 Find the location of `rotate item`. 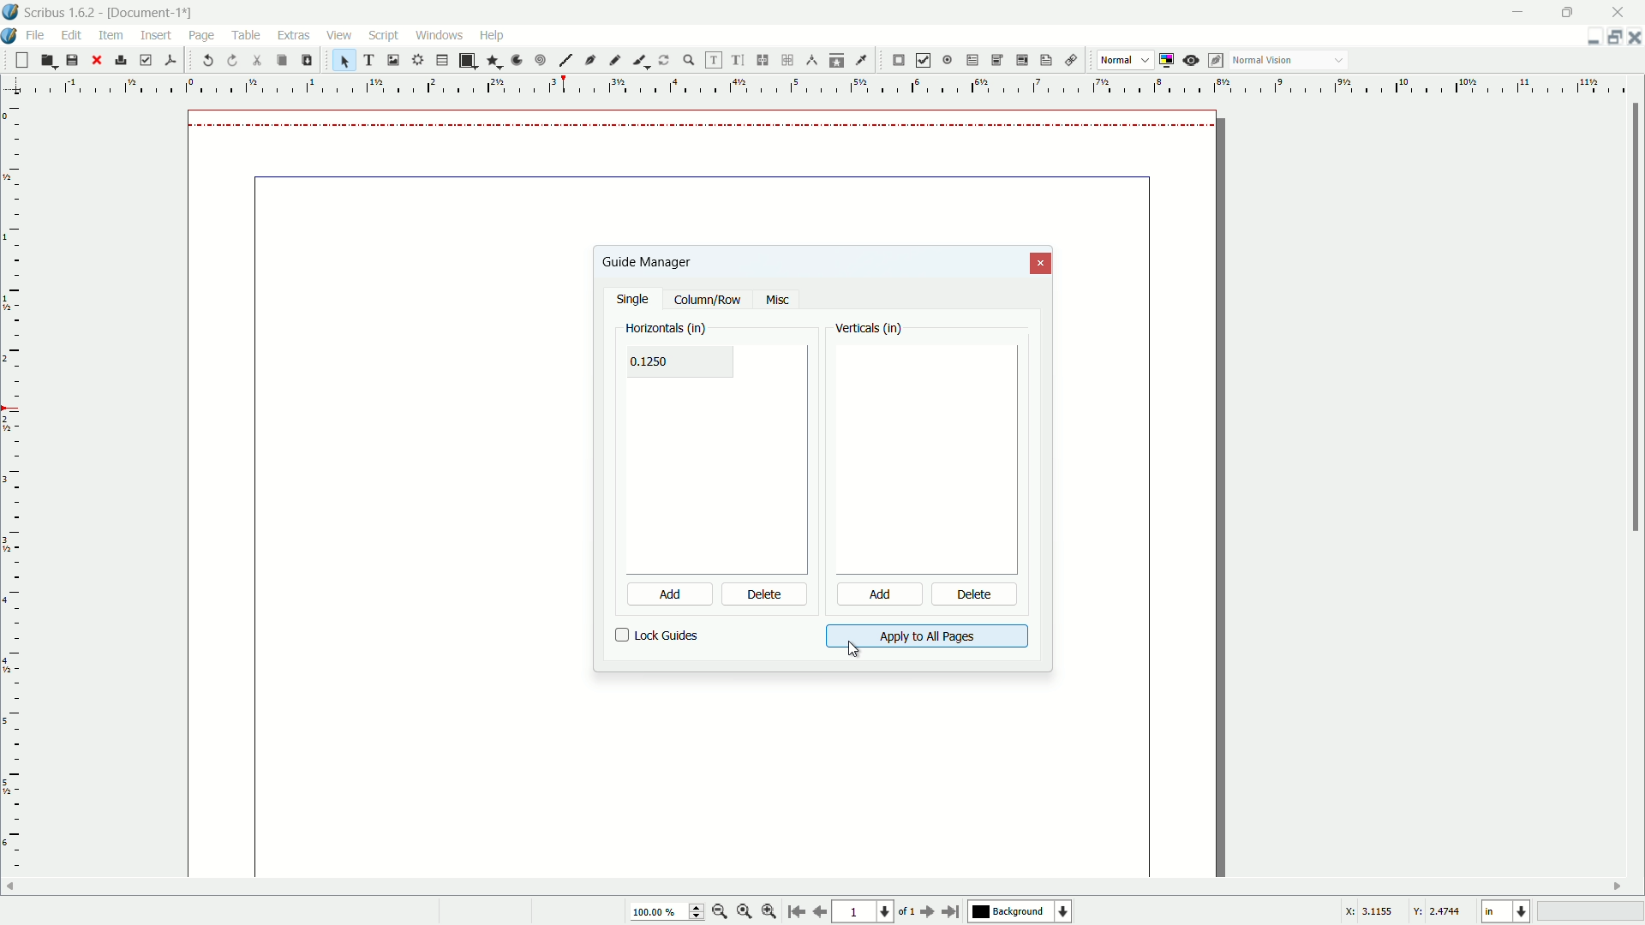

rotate item is located at coordinates (664, 60).